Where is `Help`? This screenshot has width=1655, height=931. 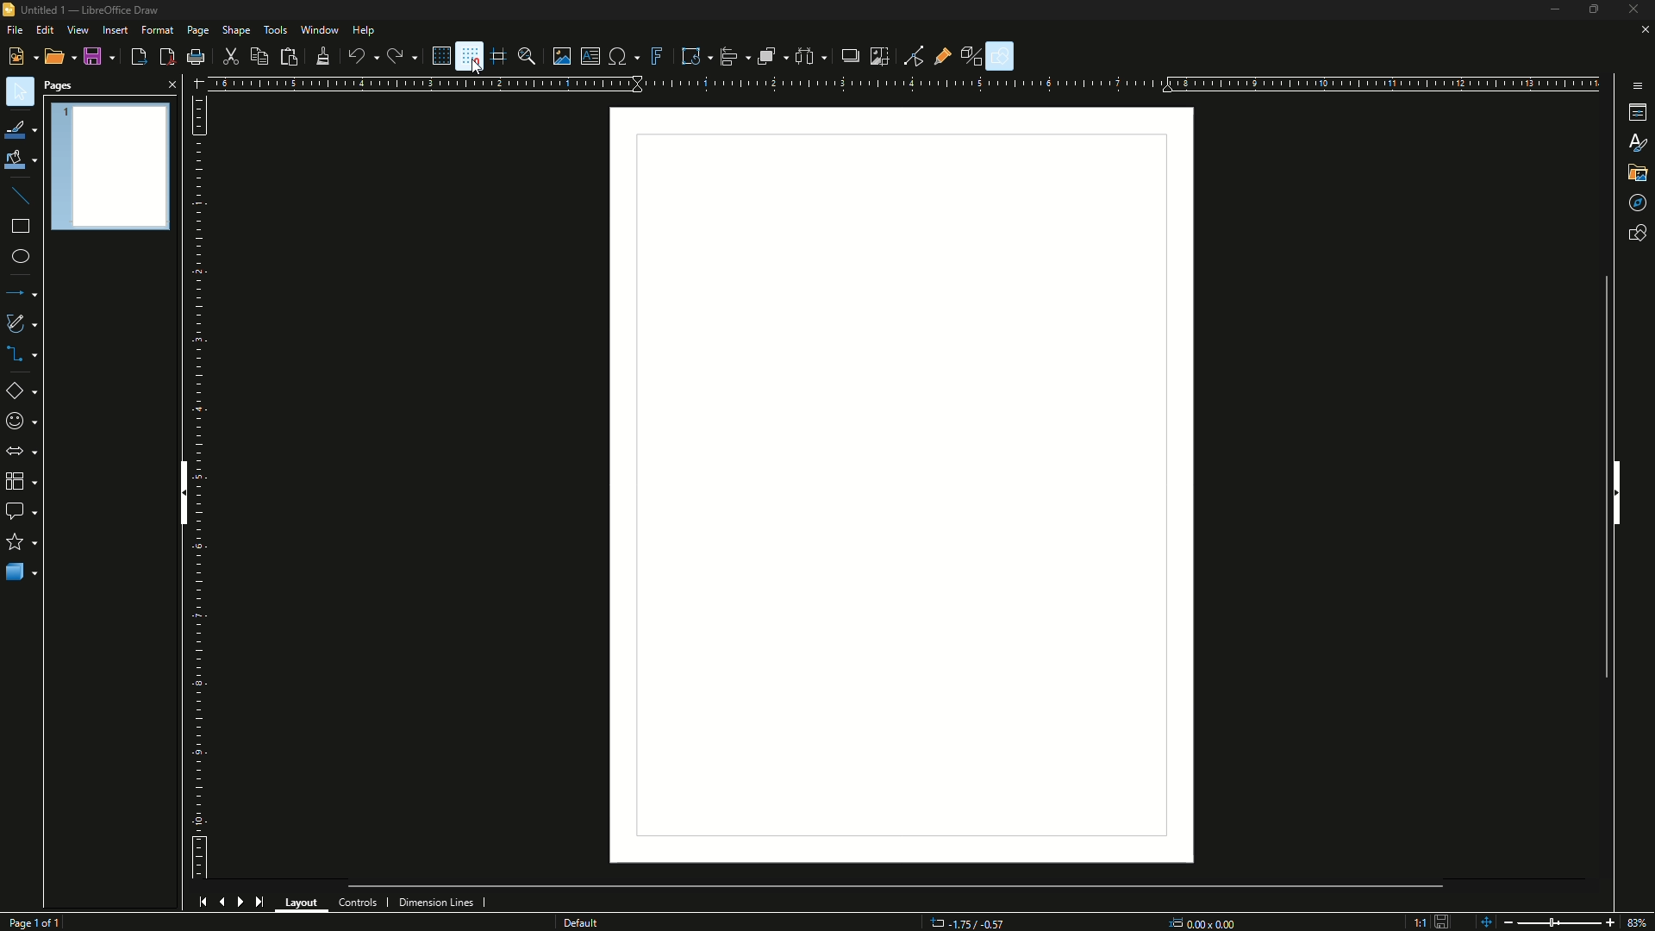 Help is located at coordinates (365, 30).